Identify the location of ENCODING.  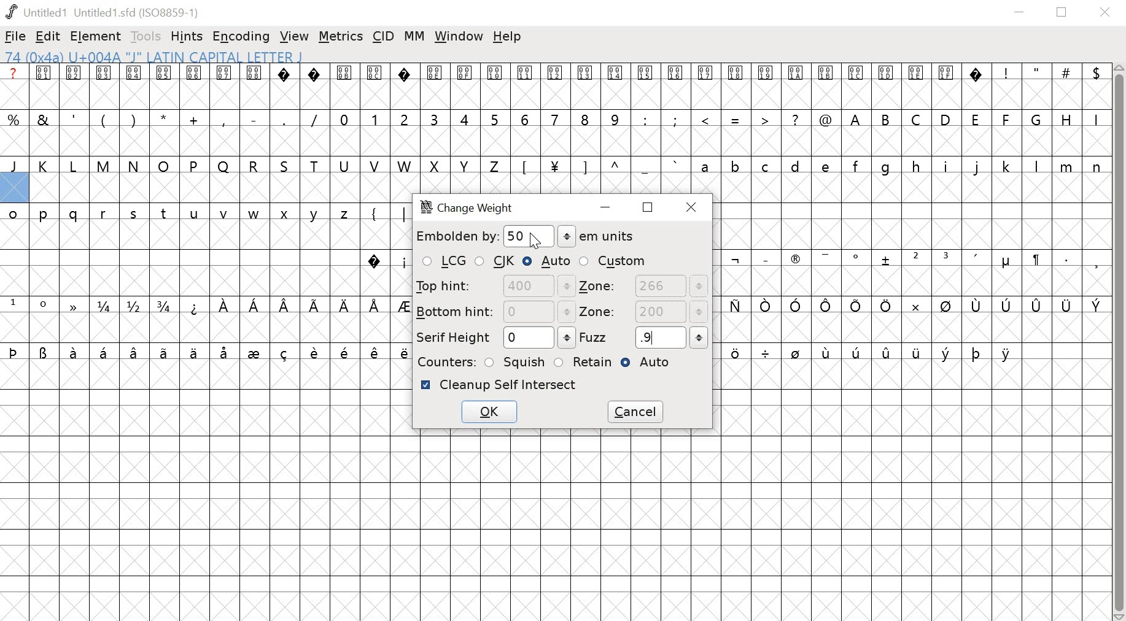
(241, 37).